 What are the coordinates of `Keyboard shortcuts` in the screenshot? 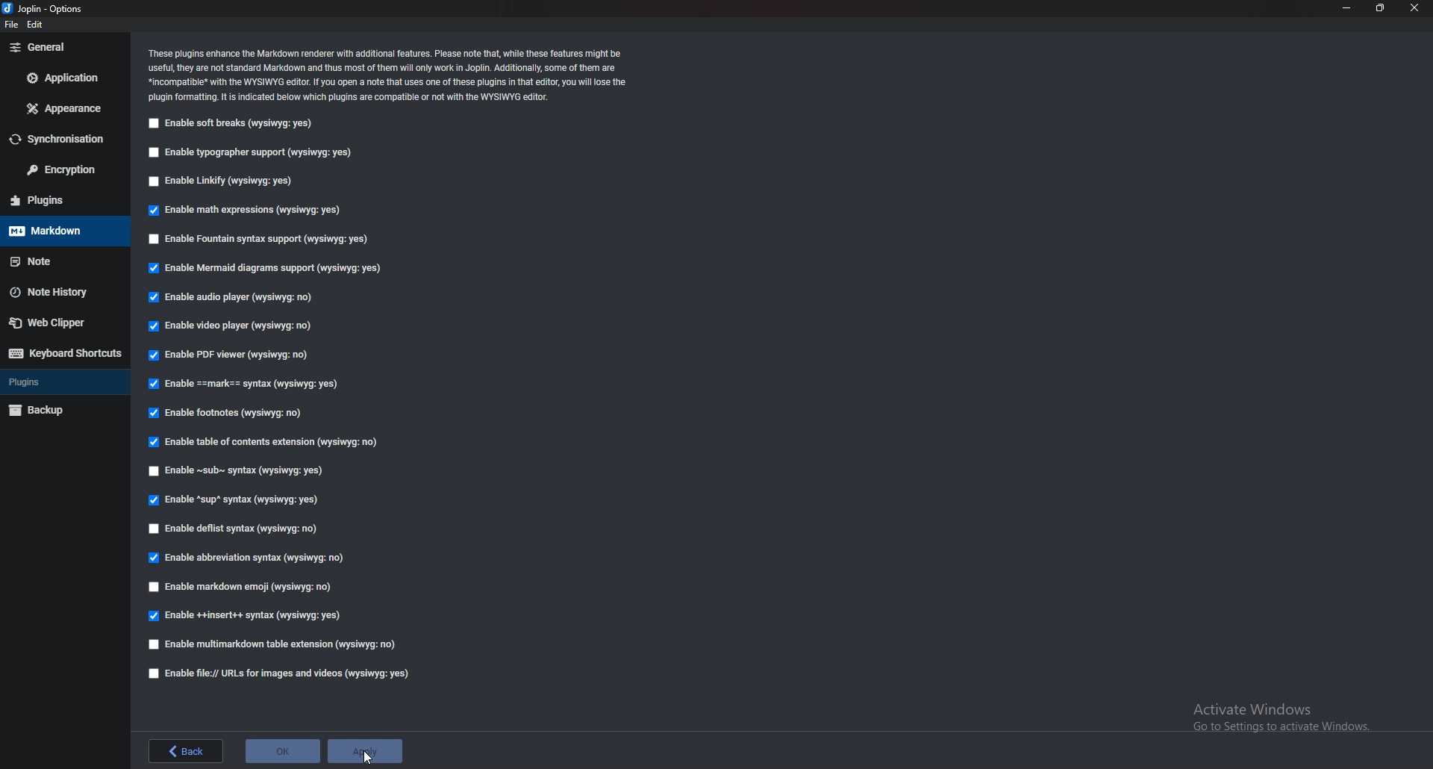 It's located at (64, 353).